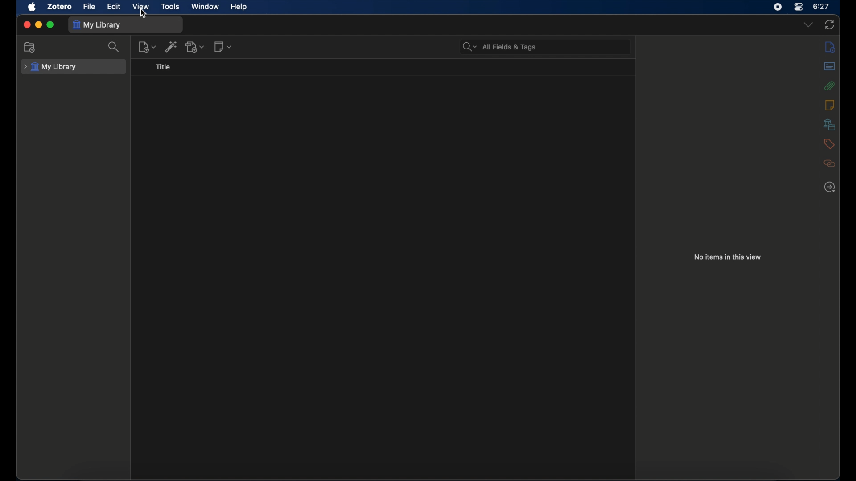  I want to click on control center, so click(799, 7).